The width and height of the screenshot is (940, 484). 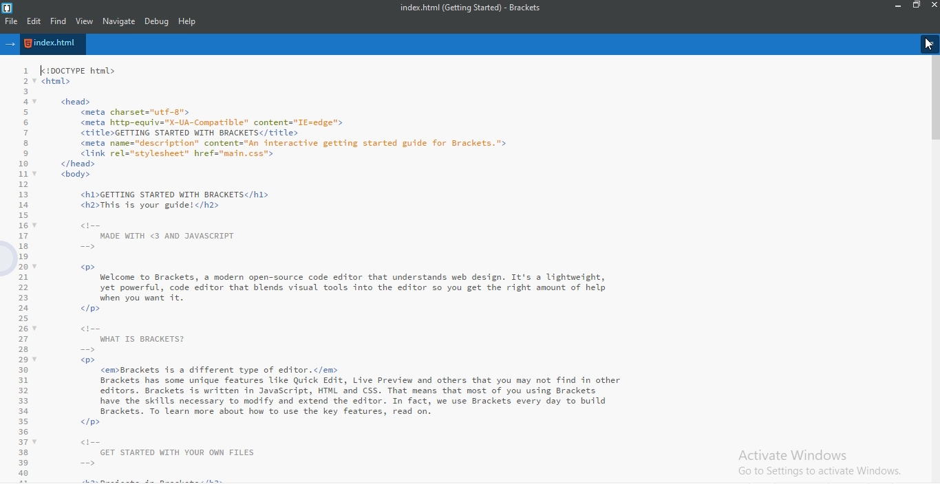 What do you see at coordinates (158, 21) in the screenshot?
I see `Debug` at bounding box center [158, 21].